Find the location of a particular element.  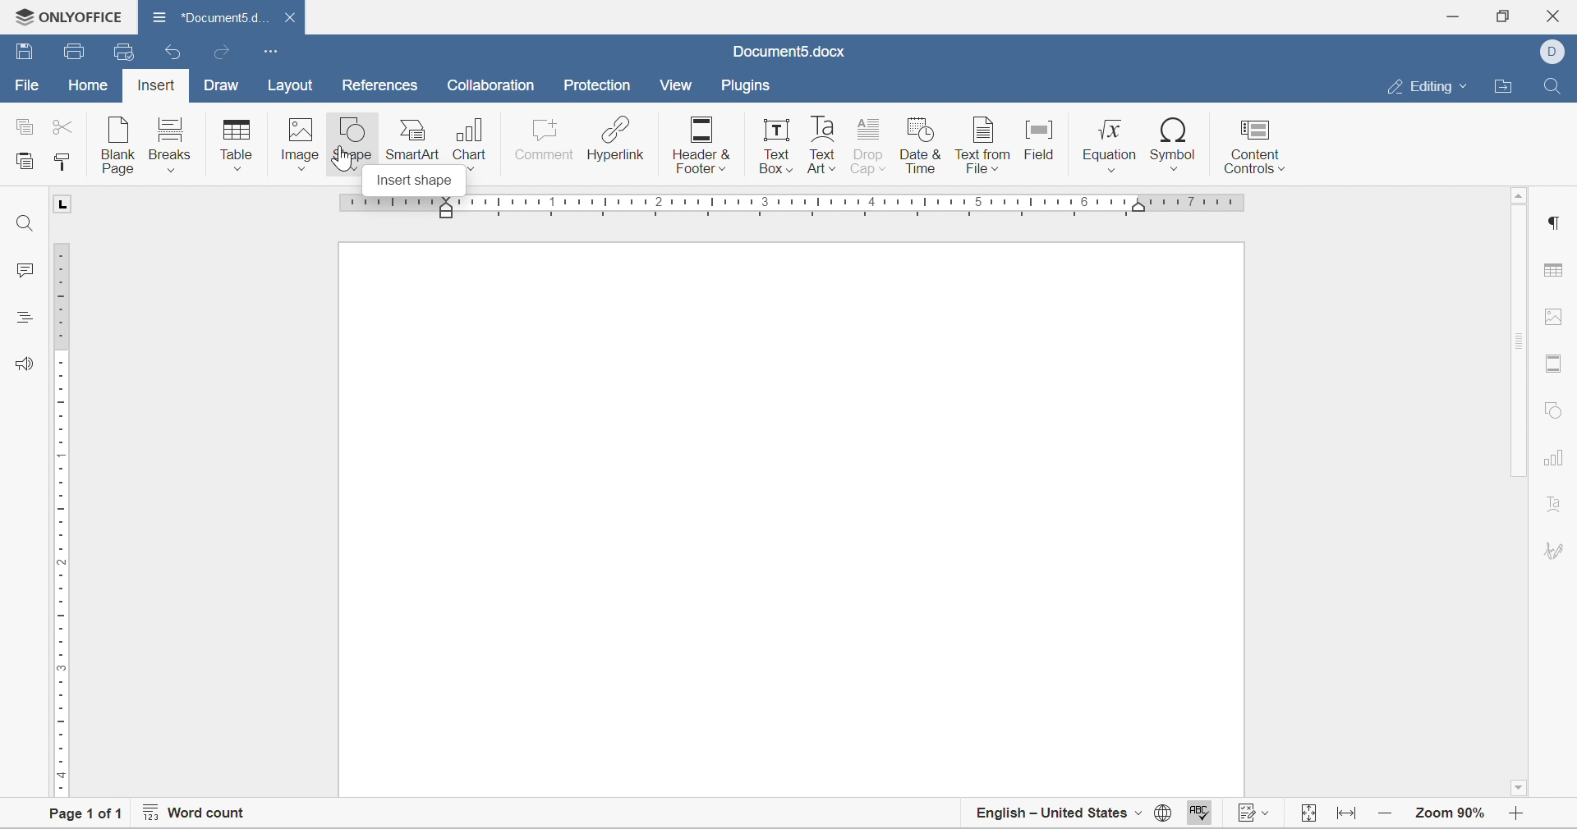

scroll up is located at coordinates (1520, 195).